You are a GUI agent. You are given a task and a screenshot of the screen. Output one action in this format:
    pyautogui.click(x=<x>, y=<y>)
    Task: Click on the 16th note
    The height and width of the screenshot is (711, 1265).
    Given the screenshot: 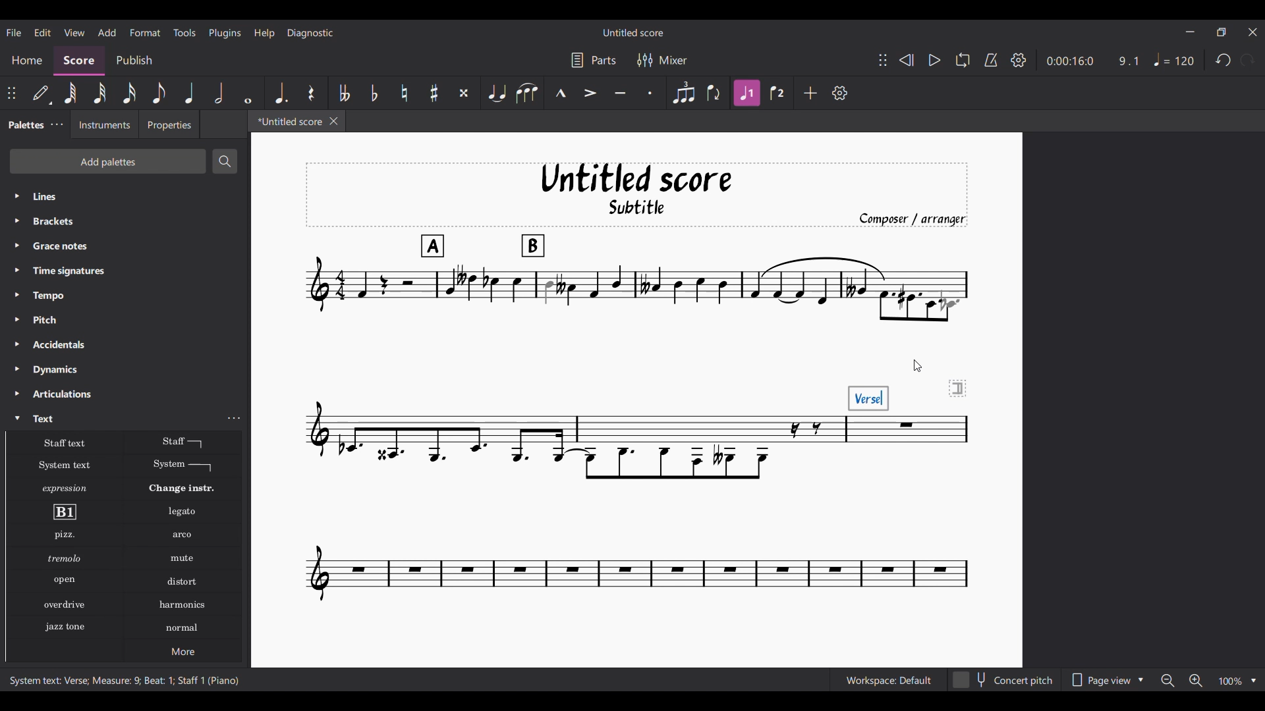 What is the action you would take?
    pyautogui.click(x=129, y=93)
    